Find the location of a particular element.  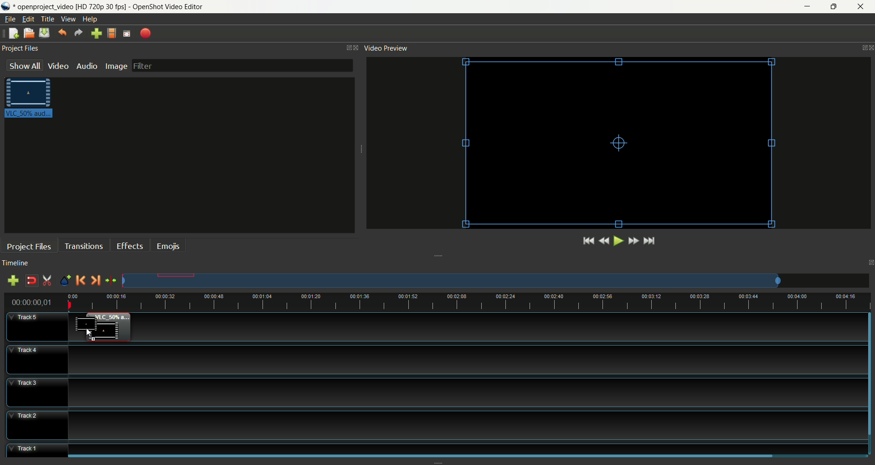

enable razor is located at coordinates (46, 280).